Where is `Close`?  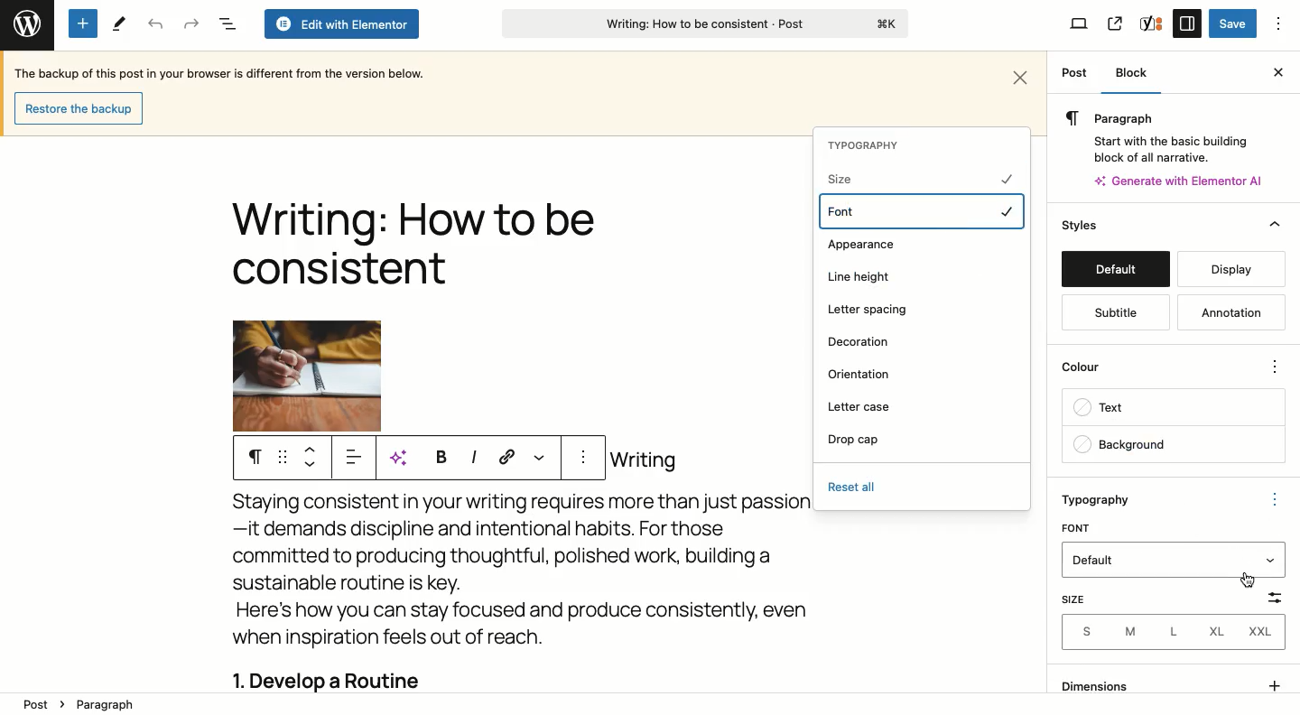 Close is located at coordinates (1022, 75).